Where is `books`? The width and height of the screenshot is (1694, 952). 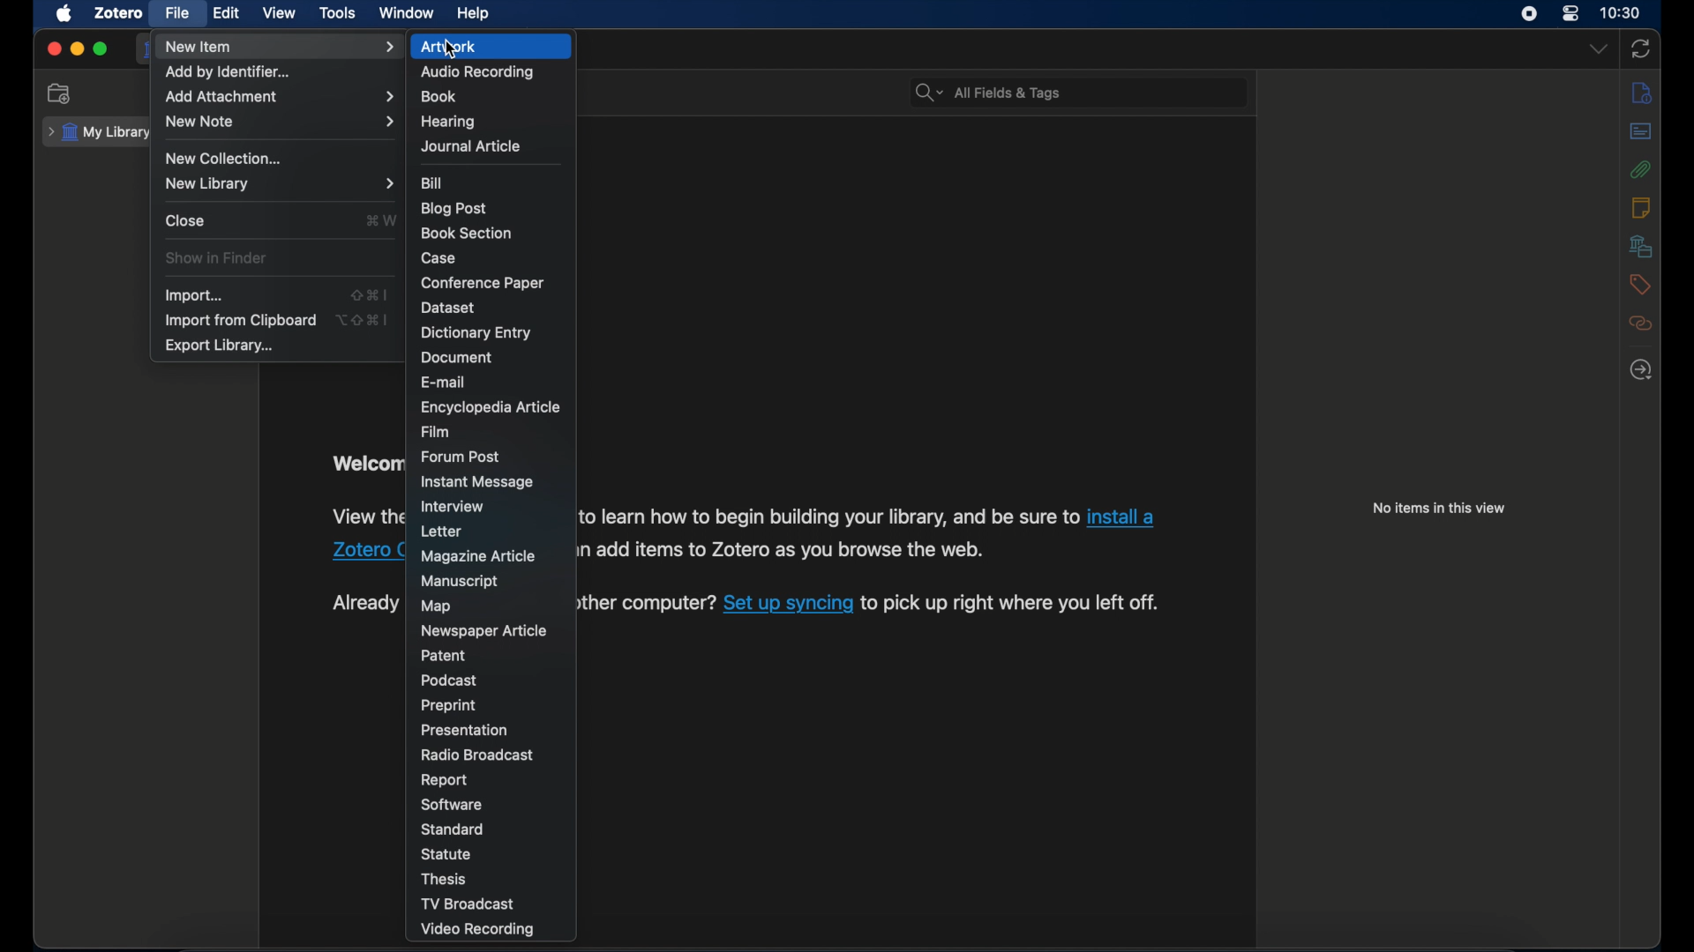 books is located at coordinates (438, 96).